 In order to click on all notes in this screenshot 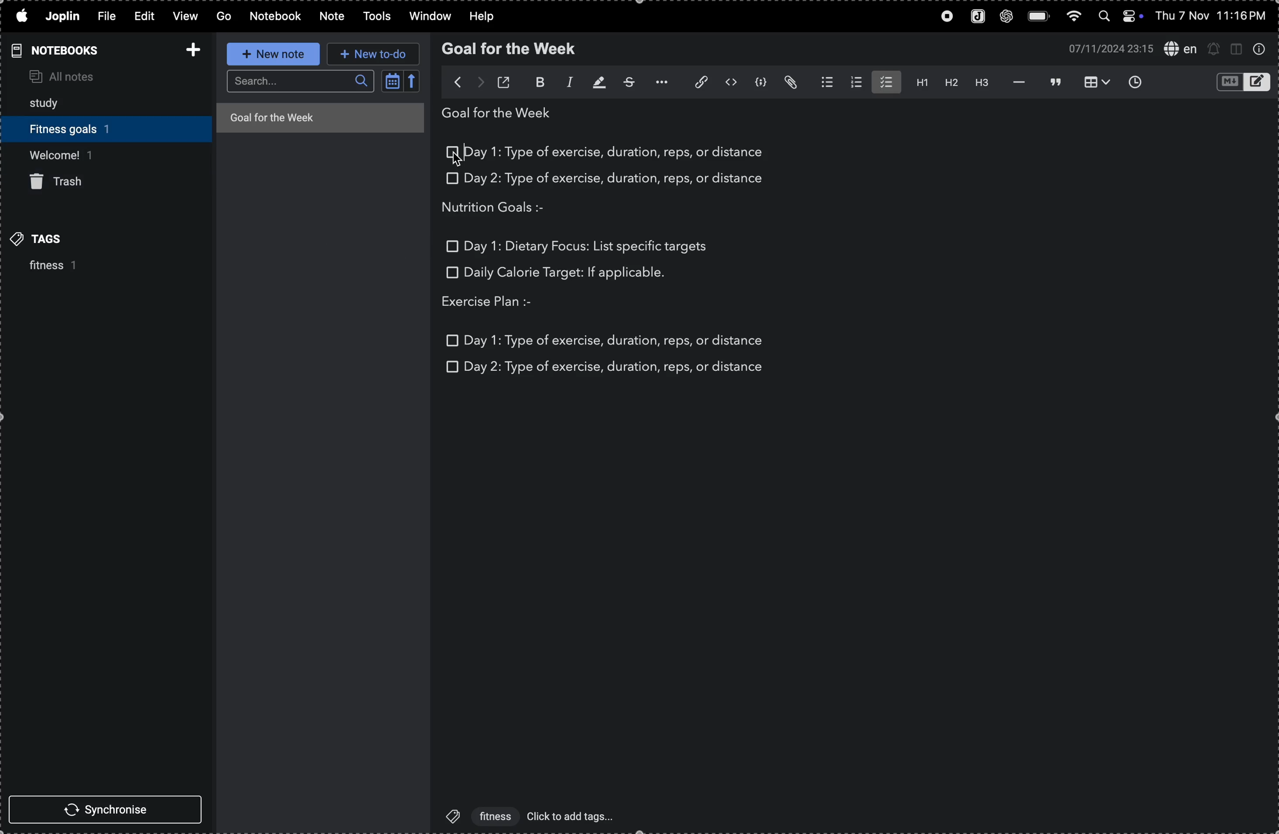, I will do `click(85, 75)`.